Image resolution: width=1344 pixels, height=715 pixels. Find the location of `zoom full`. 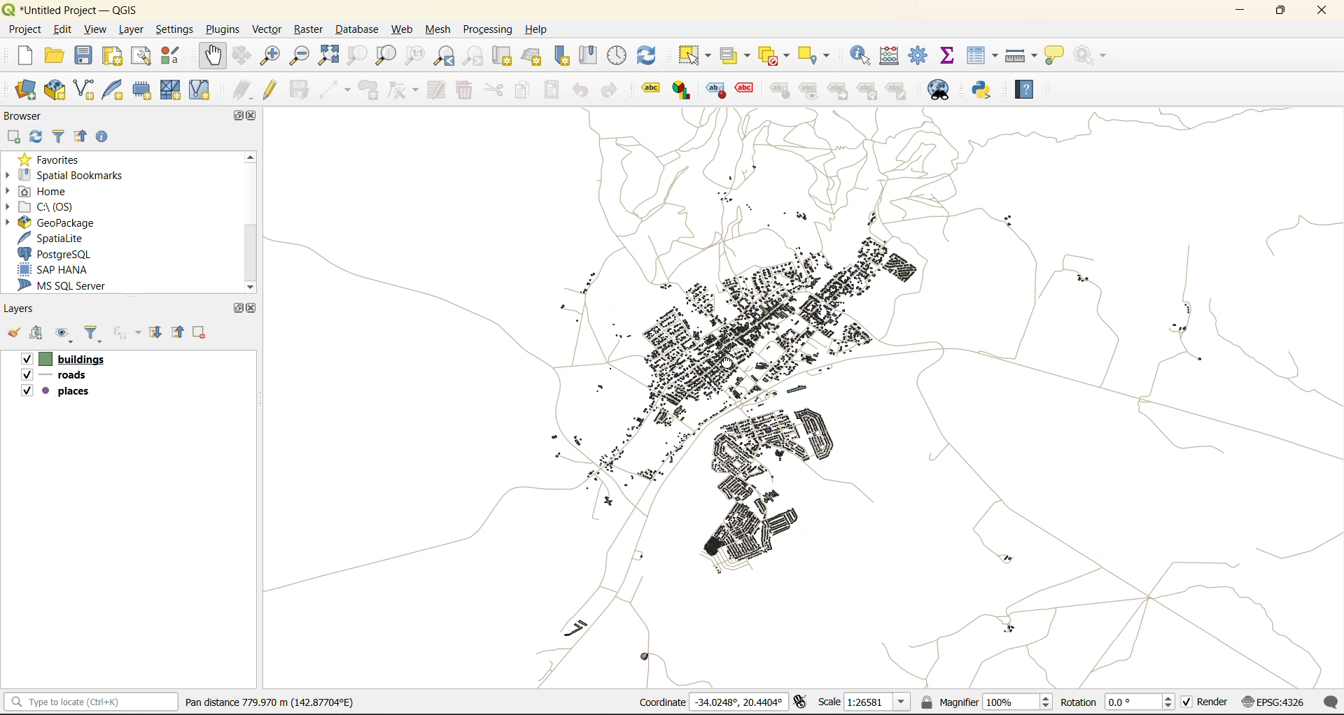

zoom full is located at coordinates (331, 56).